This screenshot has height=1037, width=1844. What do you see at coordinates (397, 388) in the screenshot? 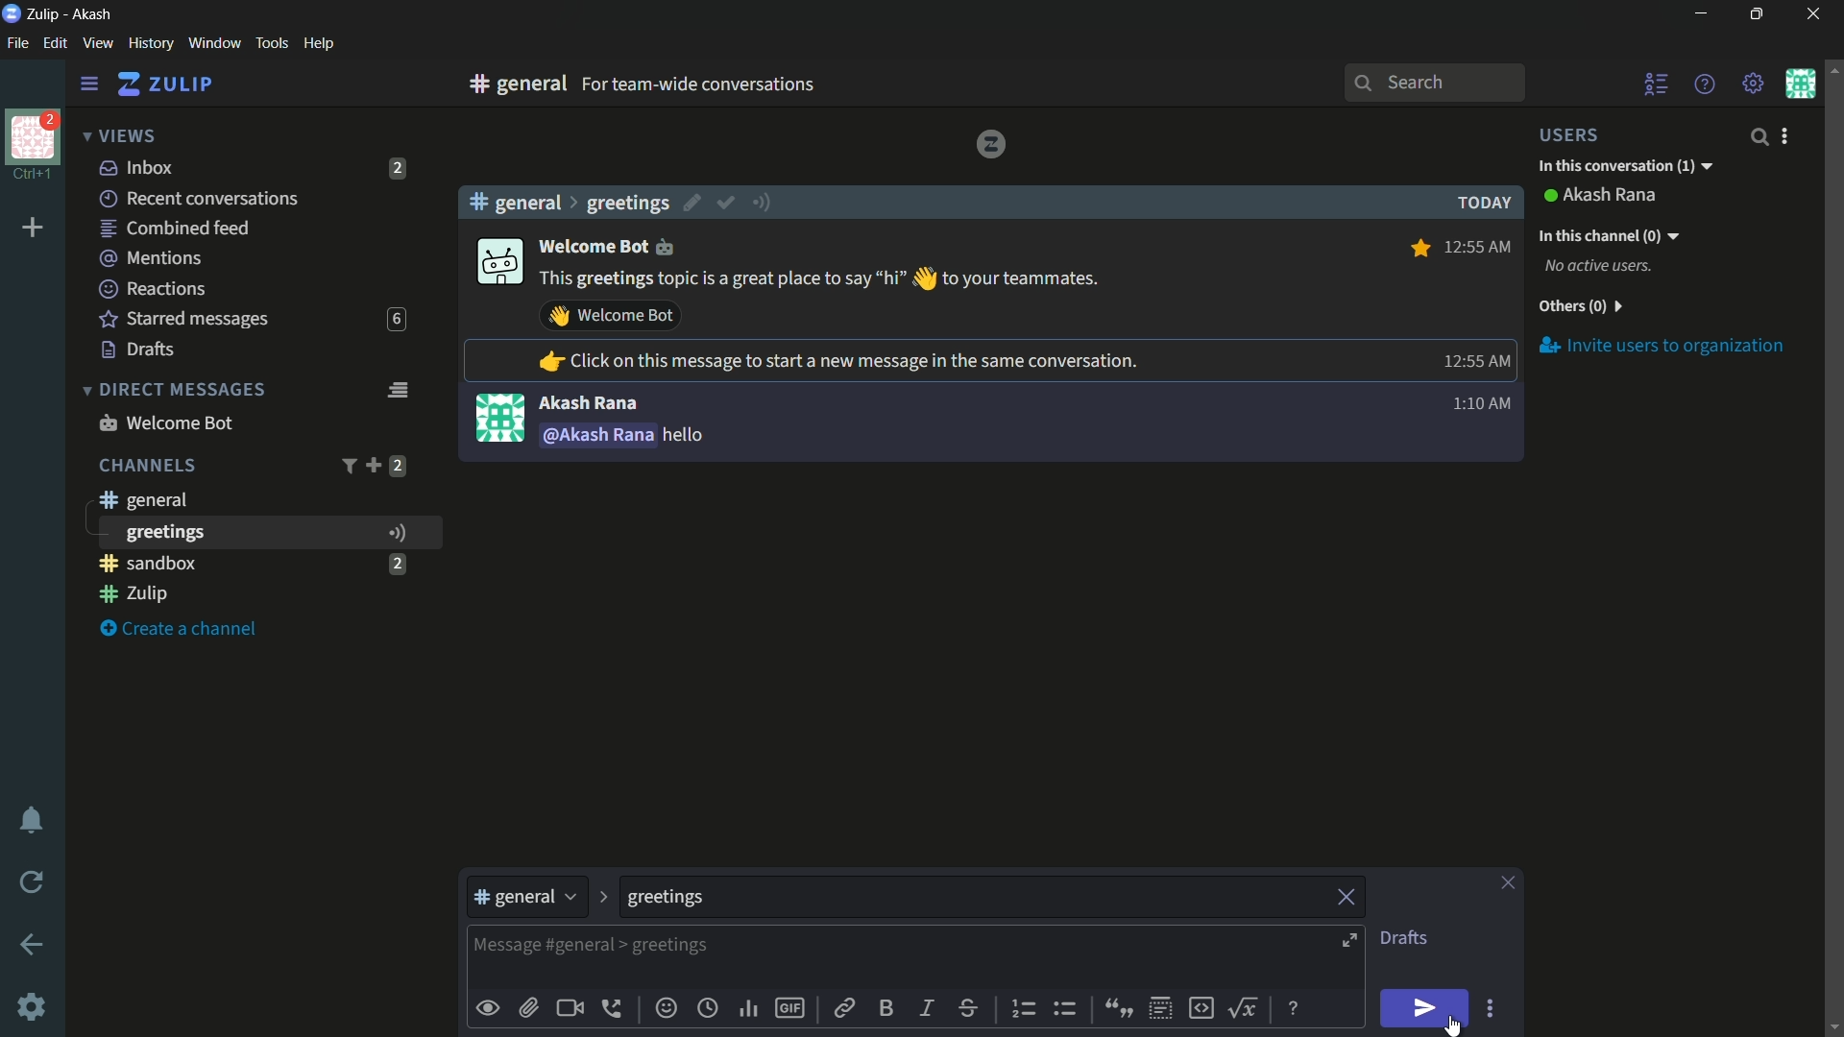
I see `direct message feed` at bounding box center [397, 388].